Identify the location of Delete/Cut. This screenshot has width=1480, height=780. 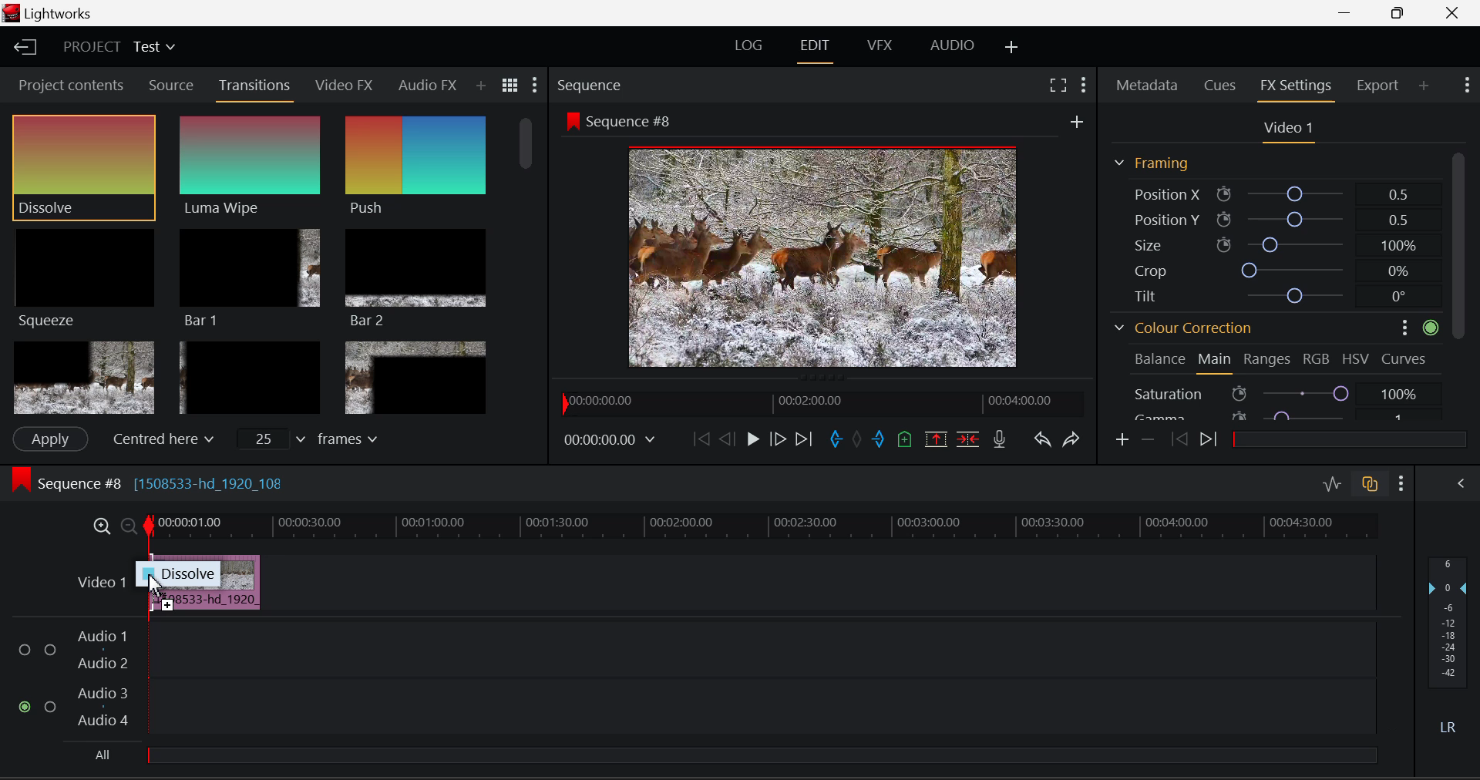
(970, 439).